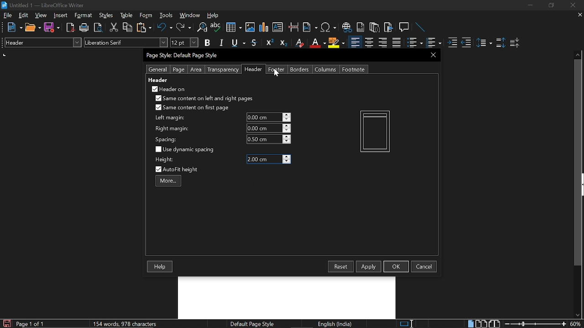 The height and width of the screenshot is (328, 584). What do you see at coordinates (135, 323) in the screenshot?
I see `Word count` at bounding box center [135, 323].